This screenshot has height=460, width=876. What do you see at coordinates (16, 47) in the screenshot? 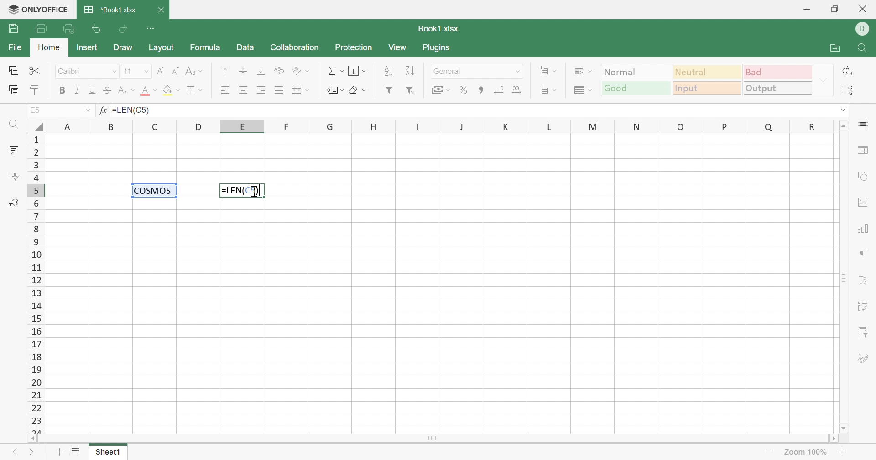
I see `File` at bounding box center [16, 47].